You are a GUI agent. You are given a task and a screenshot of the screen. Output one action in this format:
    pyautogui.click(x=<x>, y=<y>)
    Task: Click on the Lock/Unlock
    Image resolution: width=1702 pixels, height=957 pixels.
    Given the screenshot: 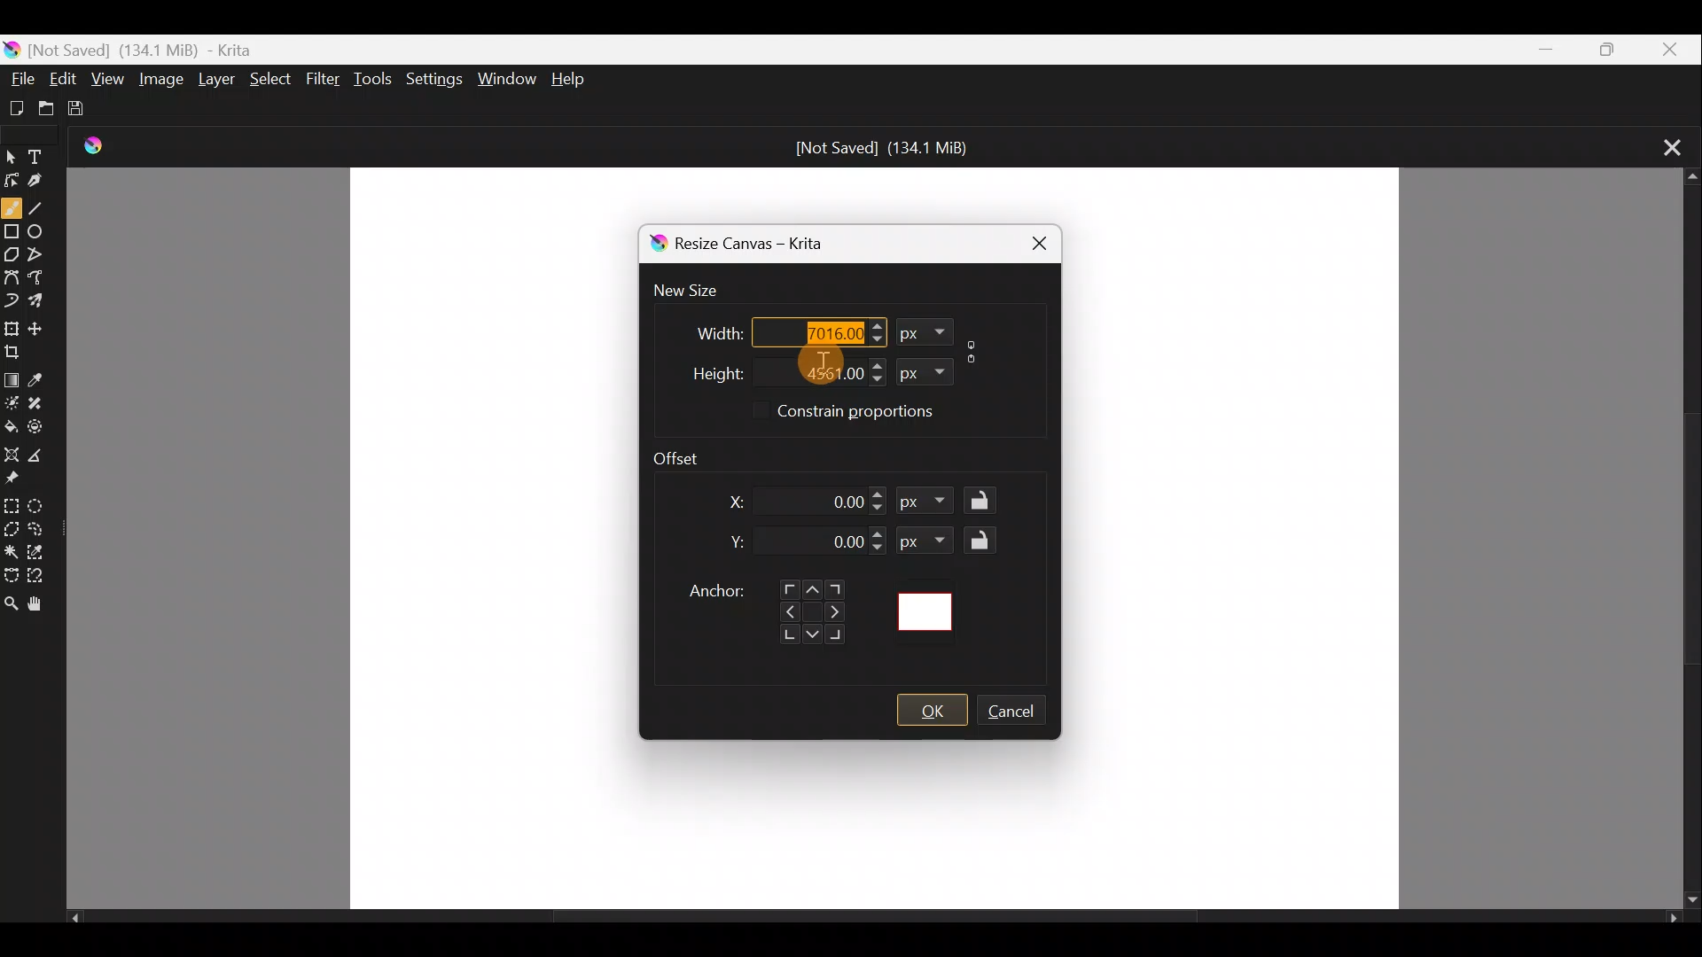 What is the action you would take?
    pyautogui.click(x=985, y=540)
    